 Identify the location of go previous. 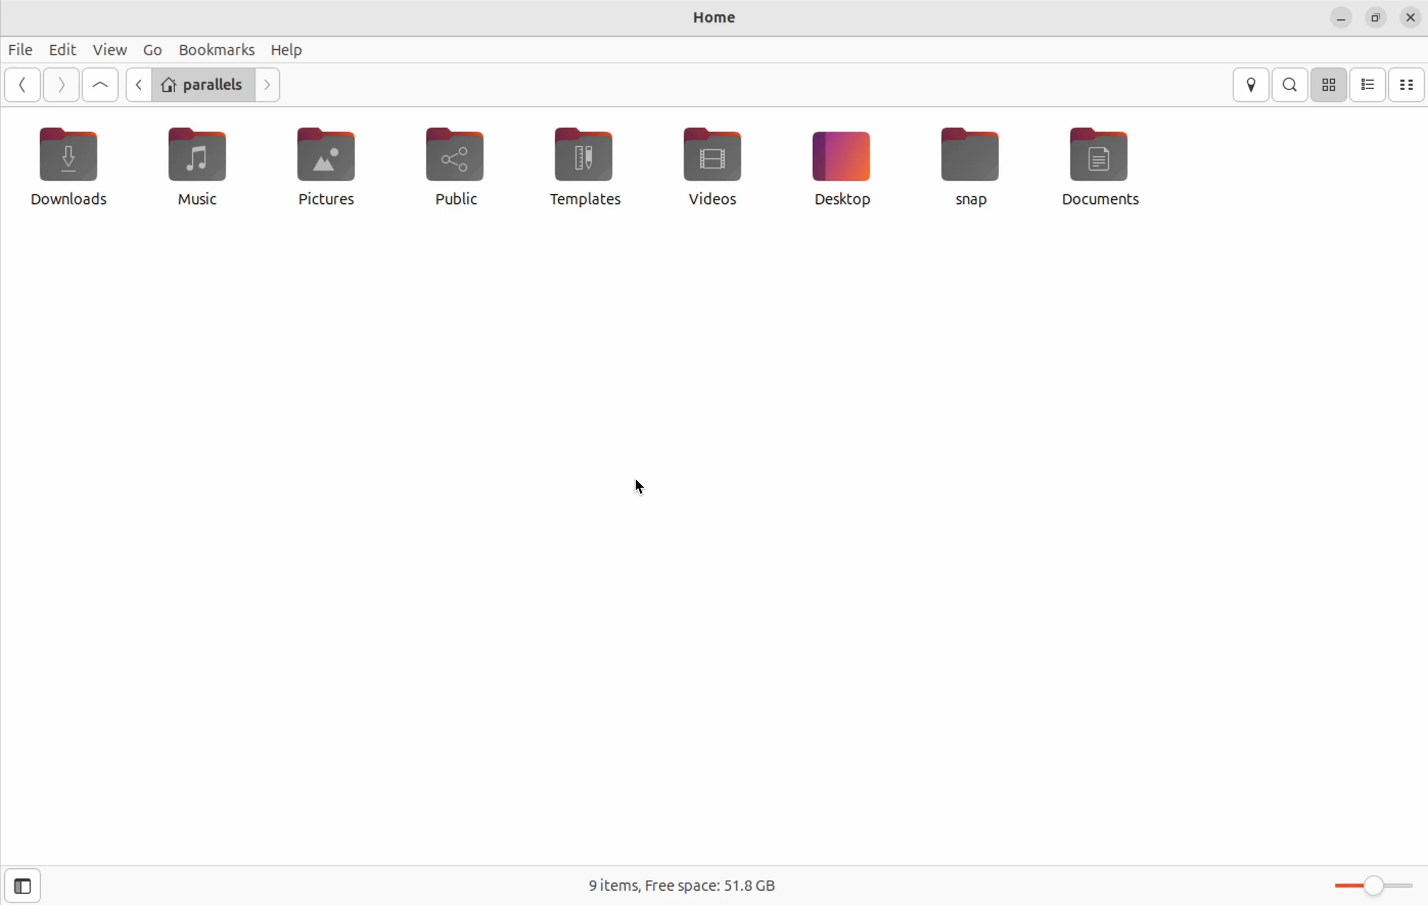
(28, 85).